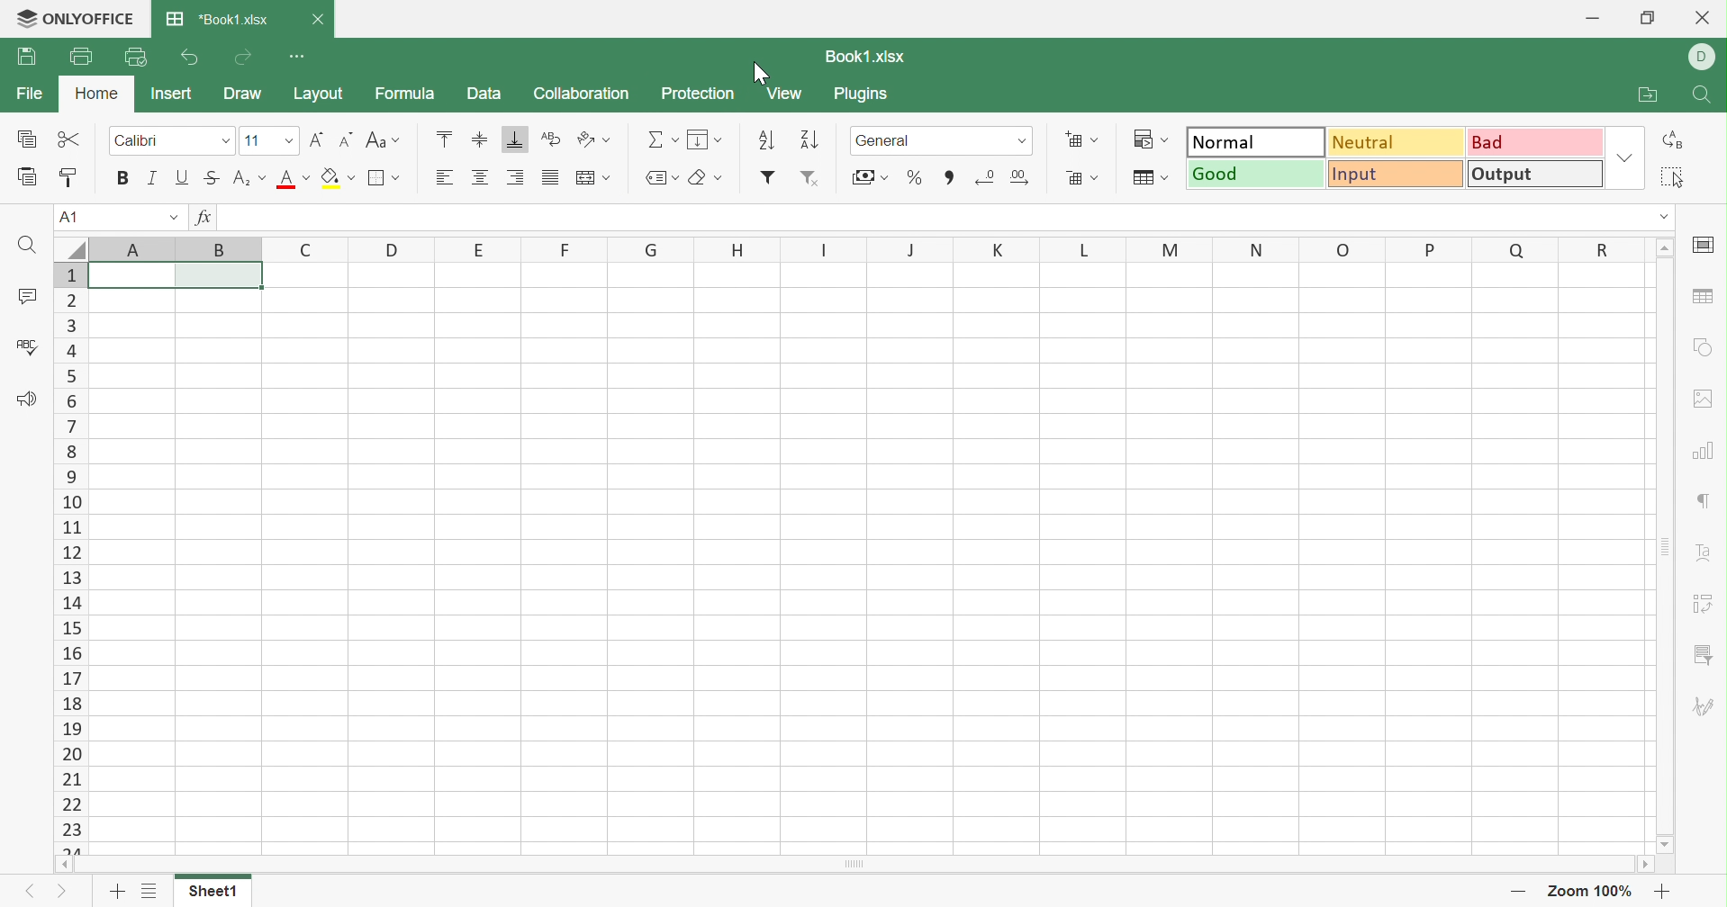  What do you see at coordinates (661, 178) in the screenshot?
I see `Named ranges` at bounding box center [661, 178].